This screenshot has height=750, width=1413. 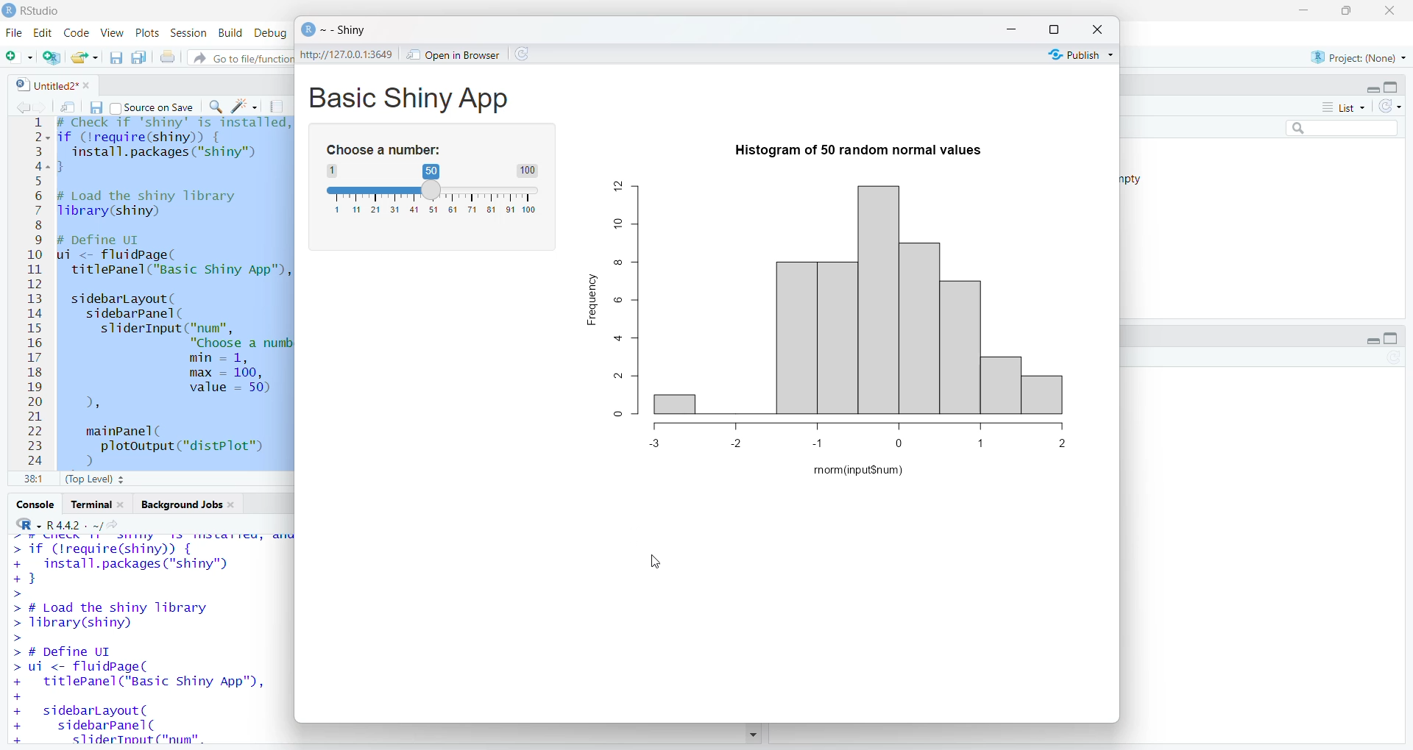 I want to click on Background Jobs, so click(x=180, y=504).